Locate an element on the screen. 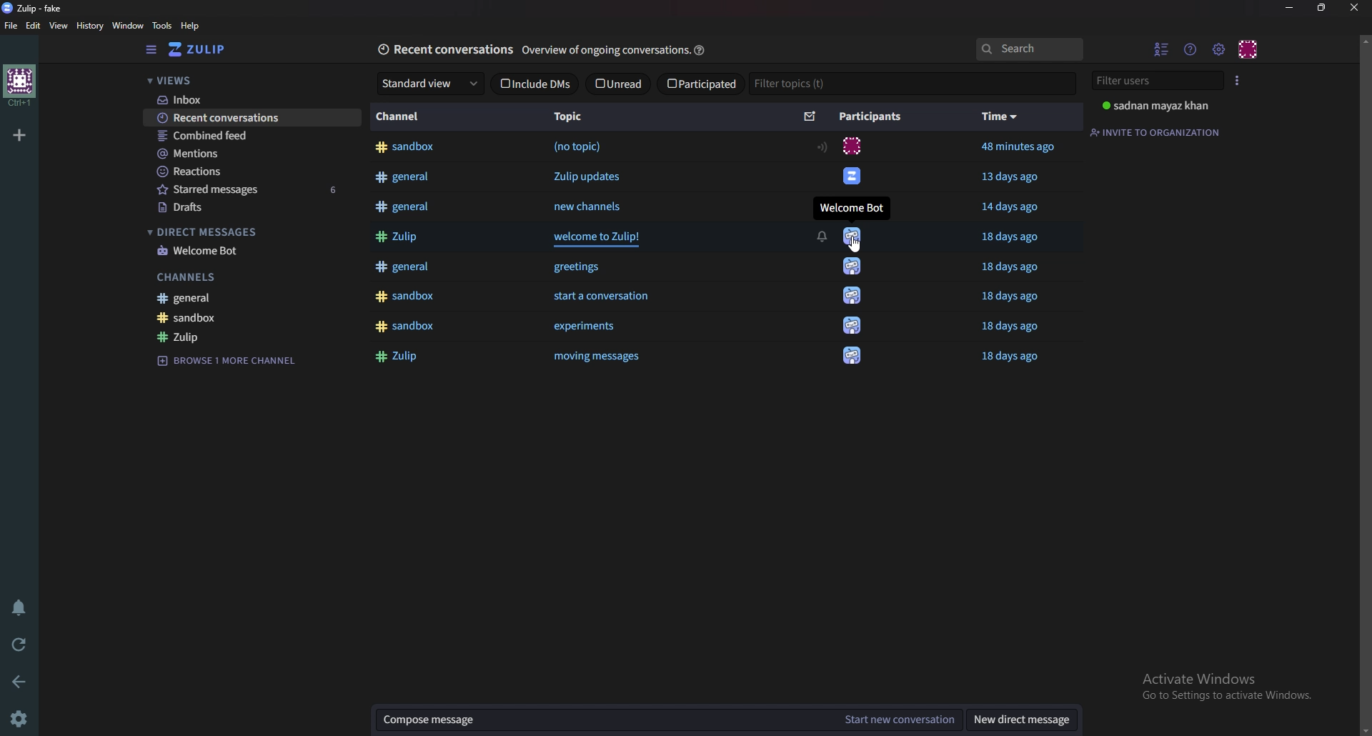 The width and height of the screenshot is (1372, 736). icon is located at coordinates (855, 236).